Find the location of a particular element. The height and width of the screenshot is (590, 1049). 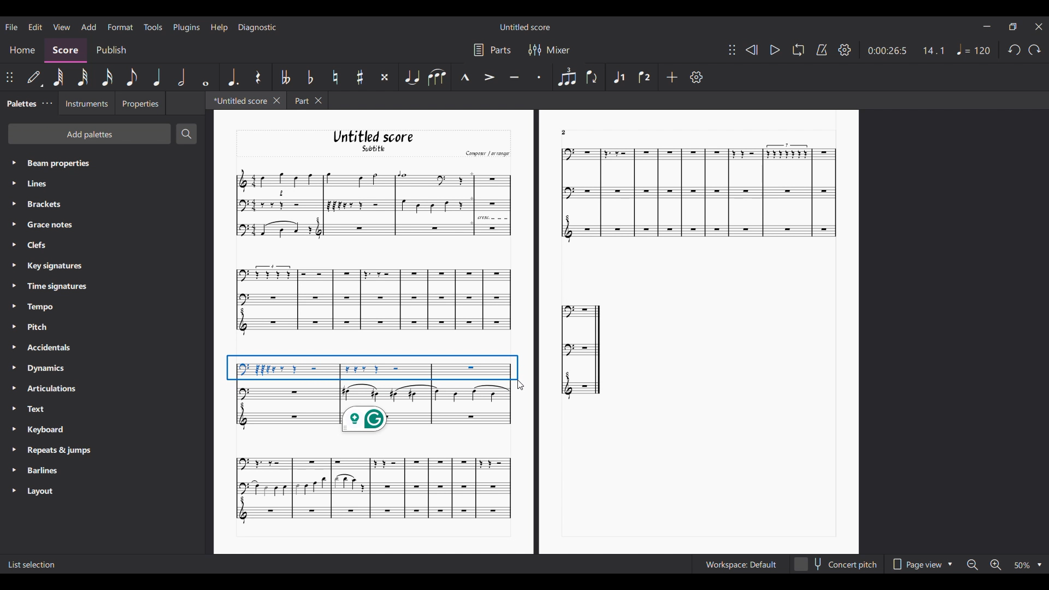

Minimize is located at coordinates (987, 26).